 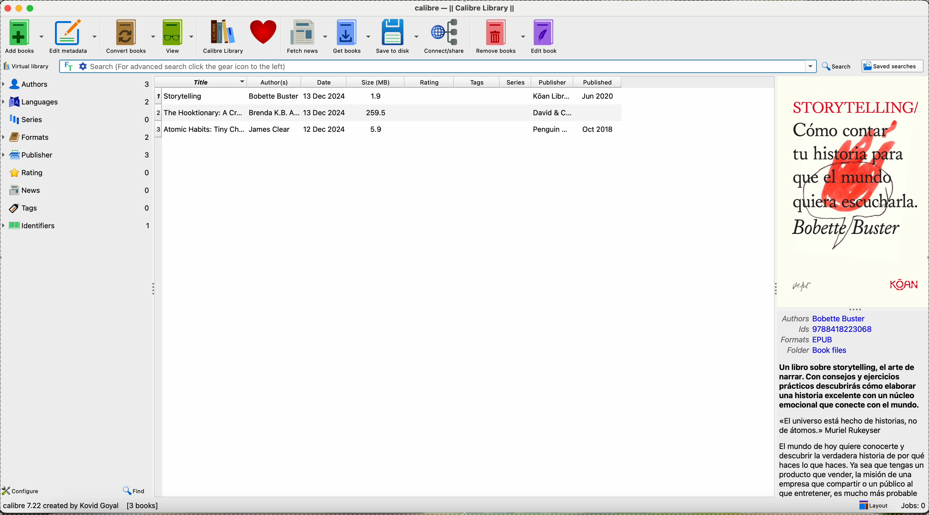 I want to click on search, so click(x=837, y=66).